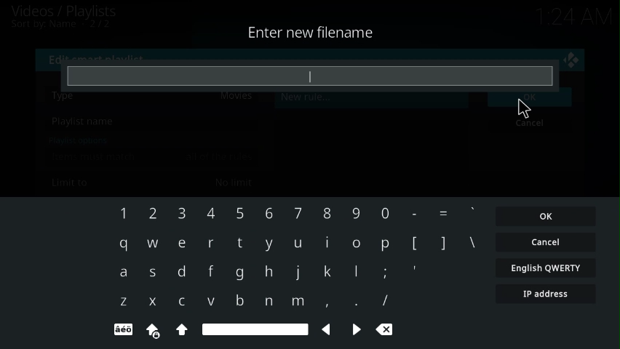 The image size is (620, 349). Describe the element at coordinates (151, 273) in the screenshot. I see `s` at that location.